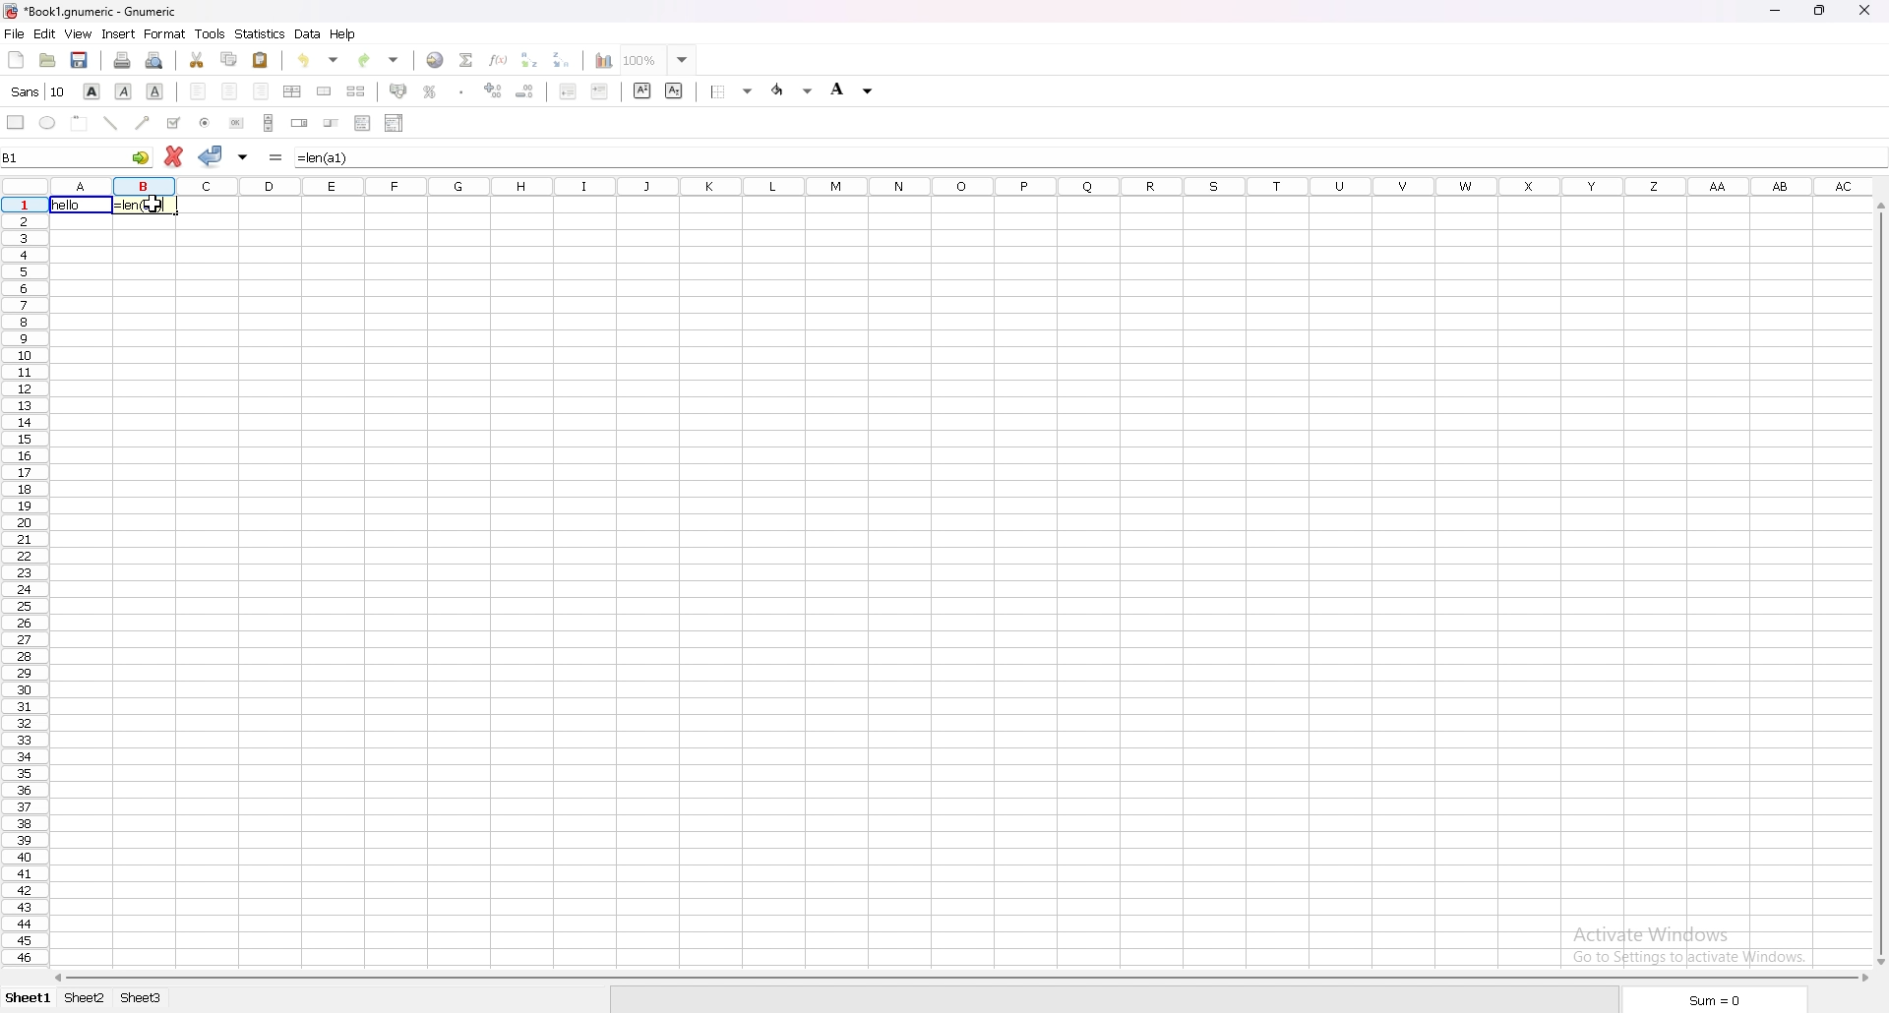 This screenshot has width=1889, height=1013. Describe the element at coordinates (237, 123) in the screenshot. I see `create button` at that location.